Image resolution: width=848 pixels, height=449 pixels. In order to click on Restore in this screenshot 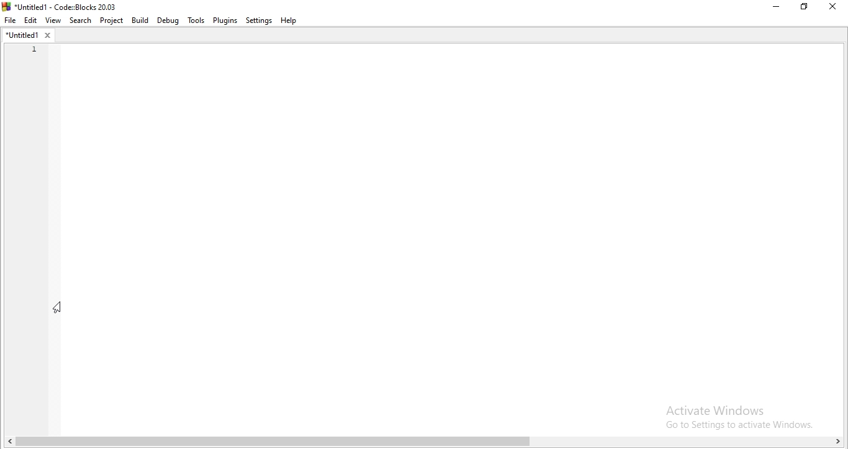, I will do `click(803, 7)`.